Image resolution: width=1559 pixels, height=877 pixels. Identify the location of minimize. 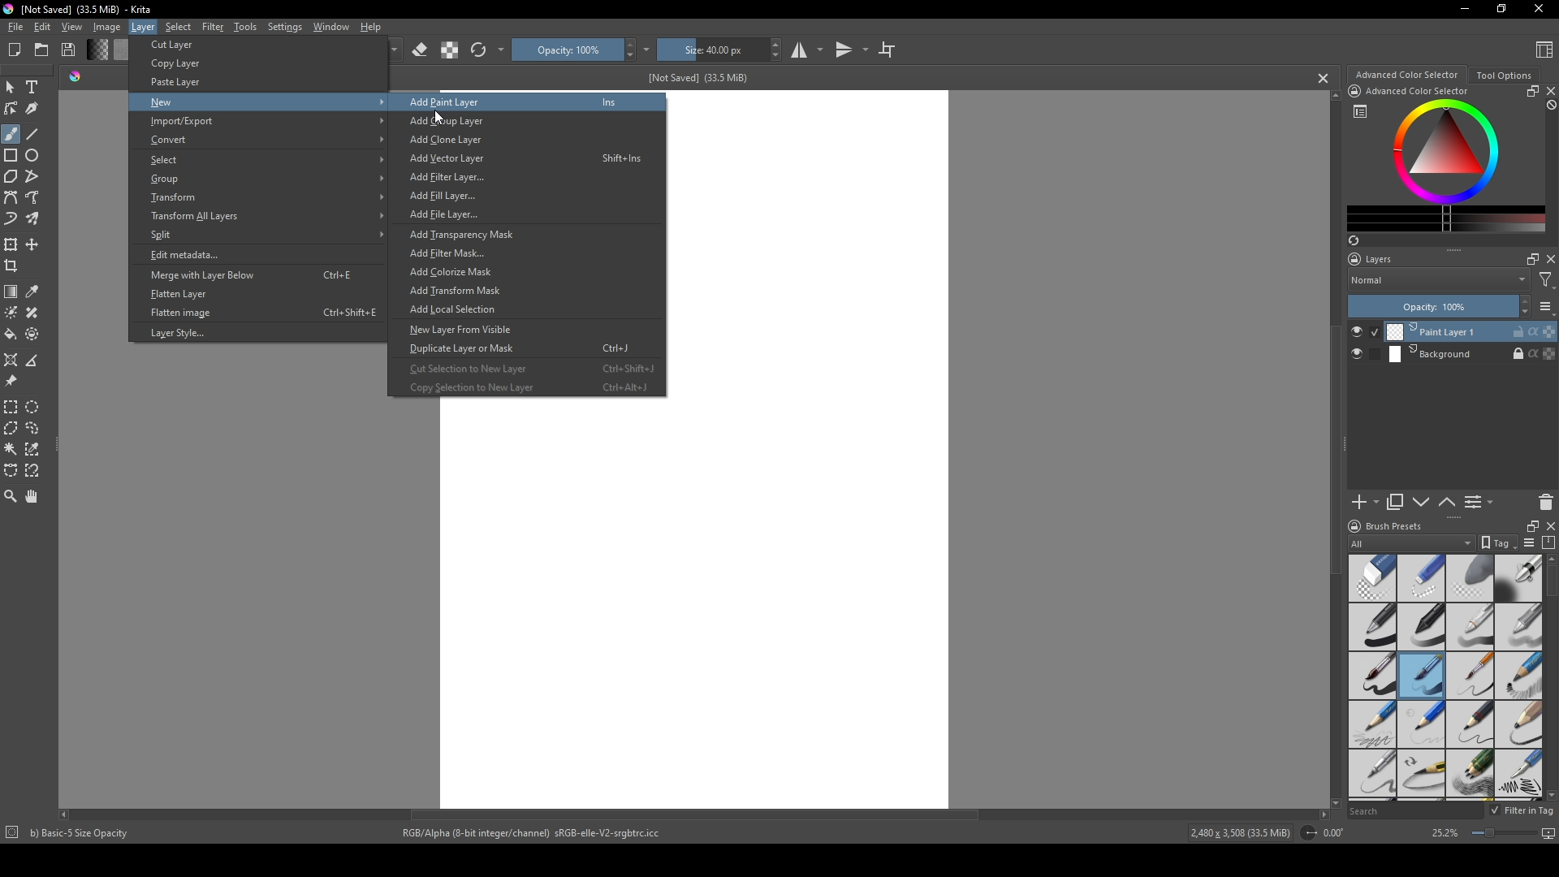
(1466, 8).